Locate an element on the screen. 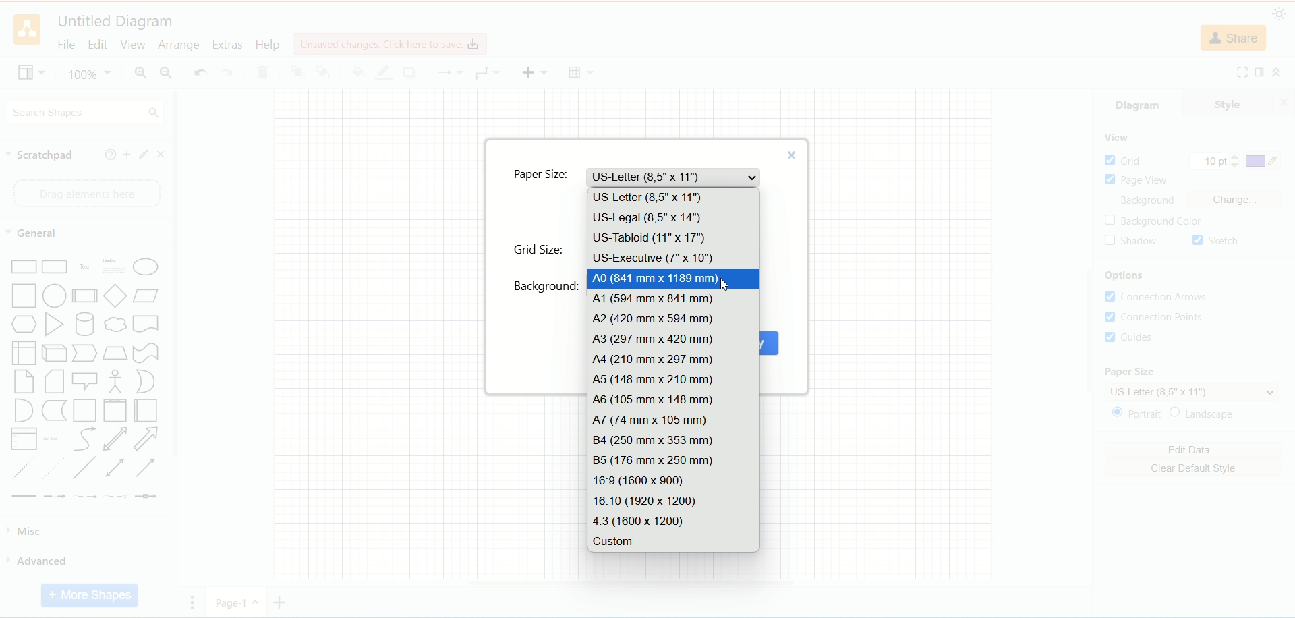 The image size is (1295, 618). A0 is located at coordinates (673, 279).